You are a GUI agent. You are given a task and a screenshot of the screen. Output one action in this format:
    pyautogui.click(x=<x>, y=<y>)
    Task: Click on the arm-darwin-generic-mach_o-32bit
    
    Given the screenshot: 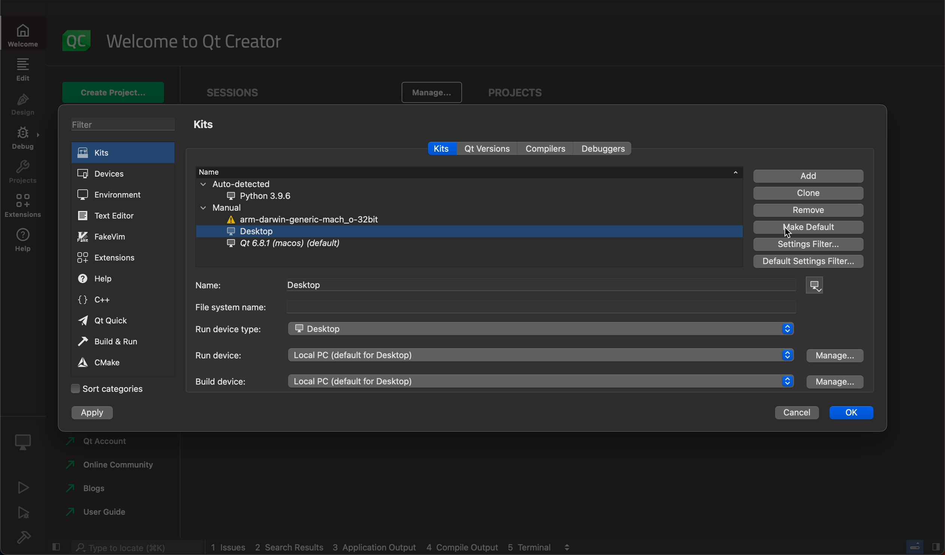 What is the action you would take?
    pyautogui.click(x=303, y=219)
    